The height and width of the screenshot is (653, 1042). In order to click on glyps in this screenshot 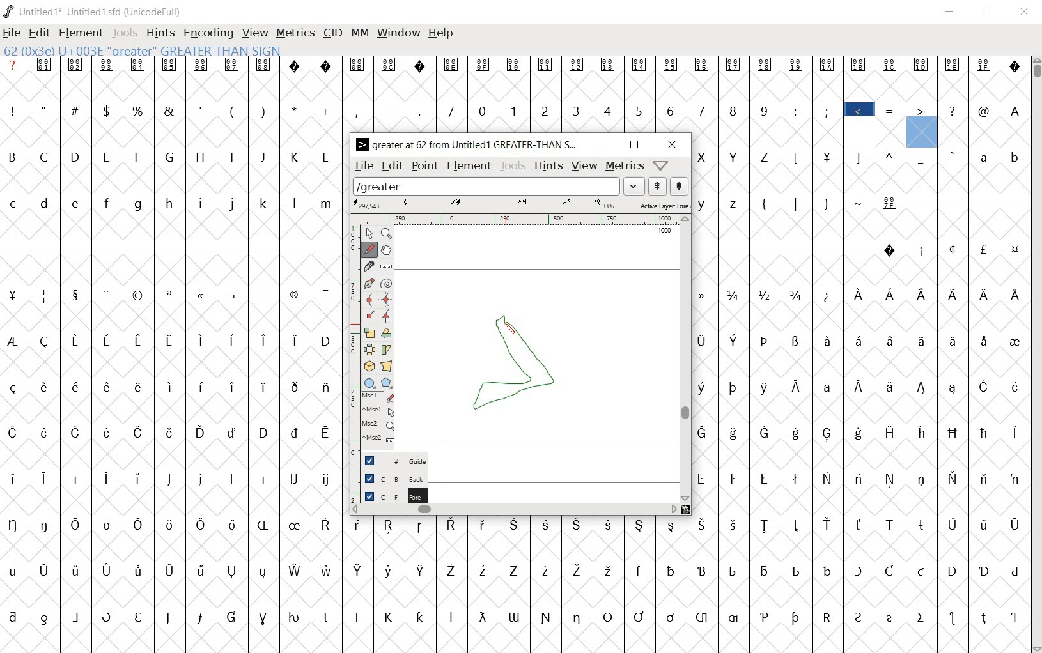, I will do `click(912, 79)`.